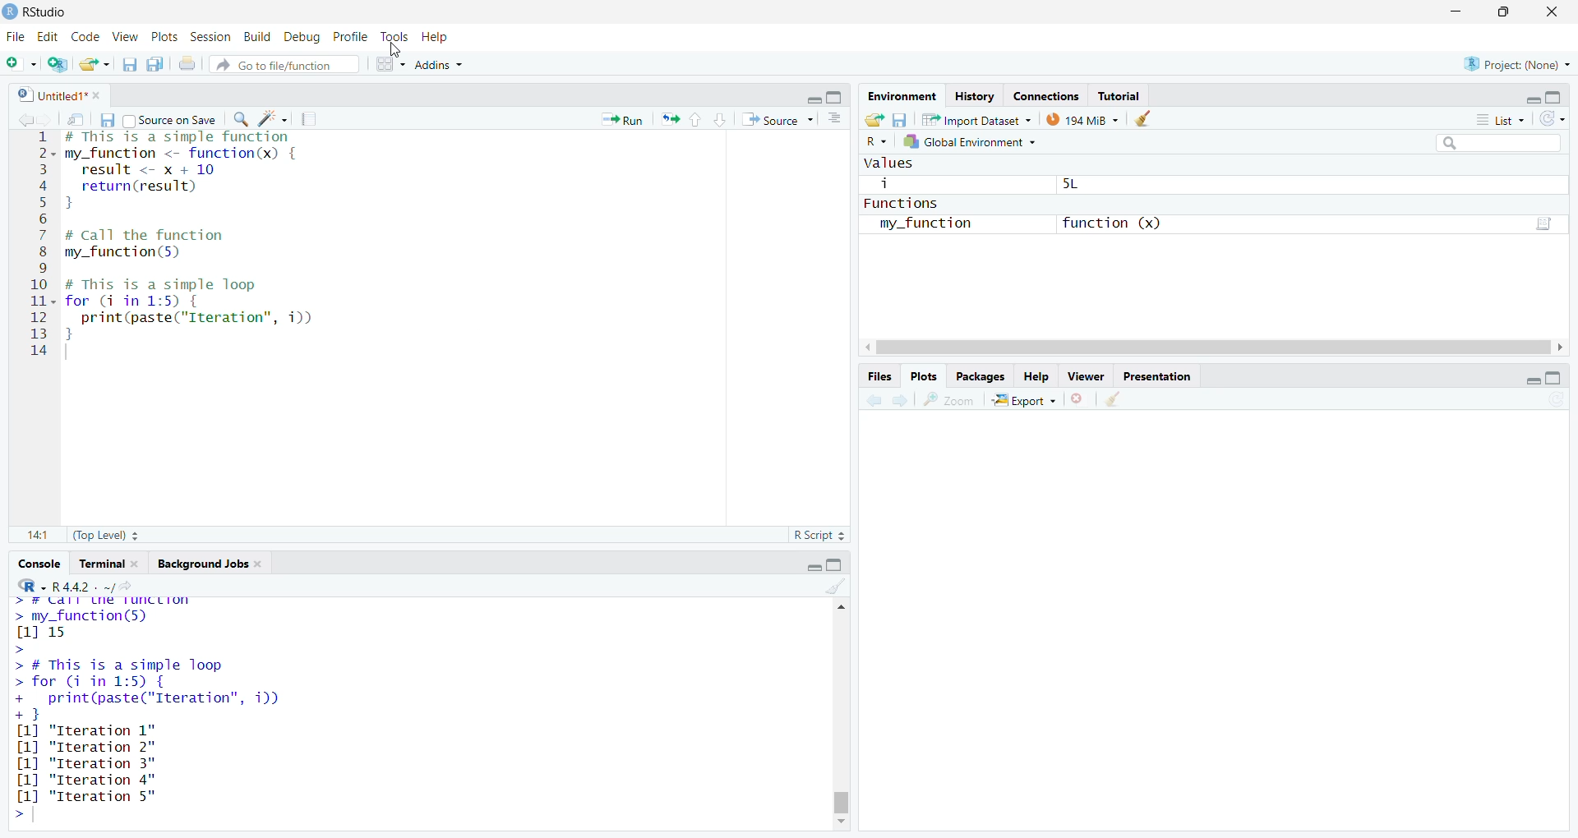  Describe the element at coordinates (1082, 186) in the screenshot. I see `5L` at that location.